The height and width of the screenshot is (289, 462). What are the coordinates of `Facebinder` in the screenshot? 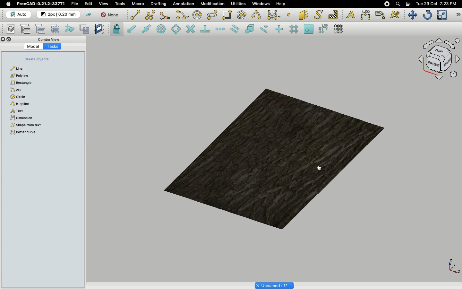 It's located at (303, 14).